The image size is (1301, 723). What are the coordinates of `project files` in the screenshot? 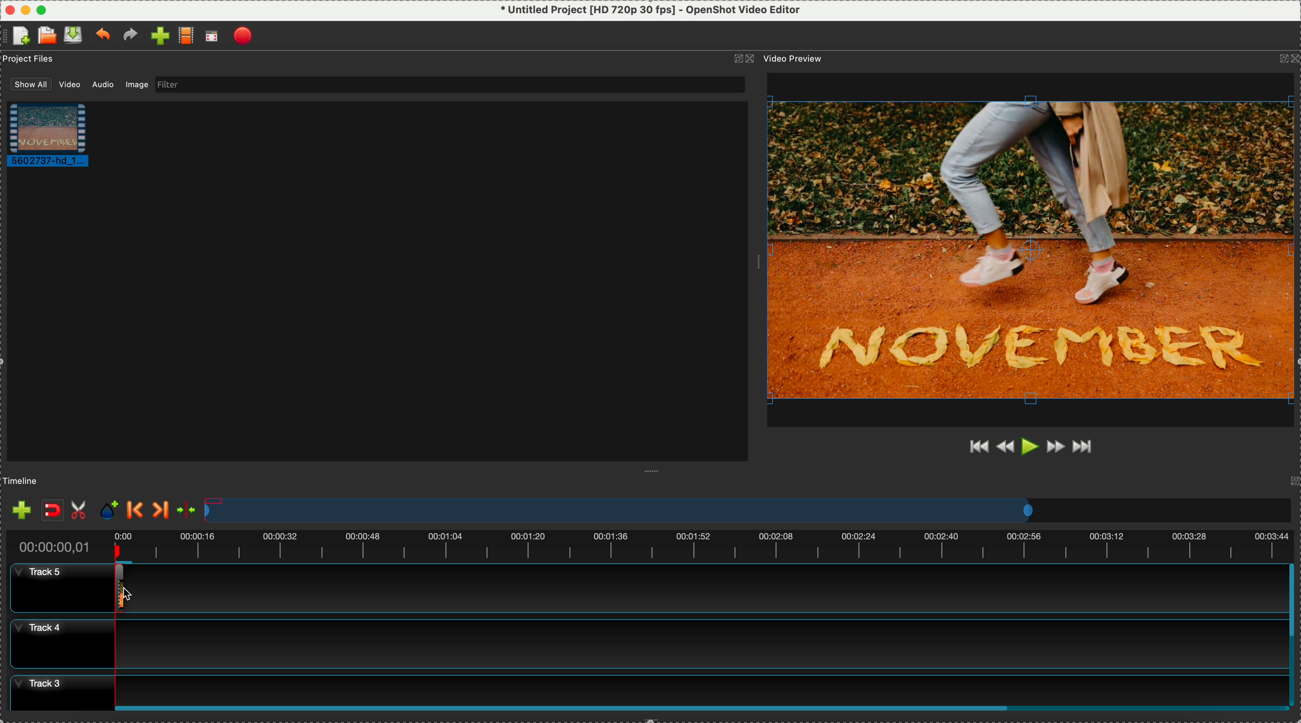 It's located at (29, 60).